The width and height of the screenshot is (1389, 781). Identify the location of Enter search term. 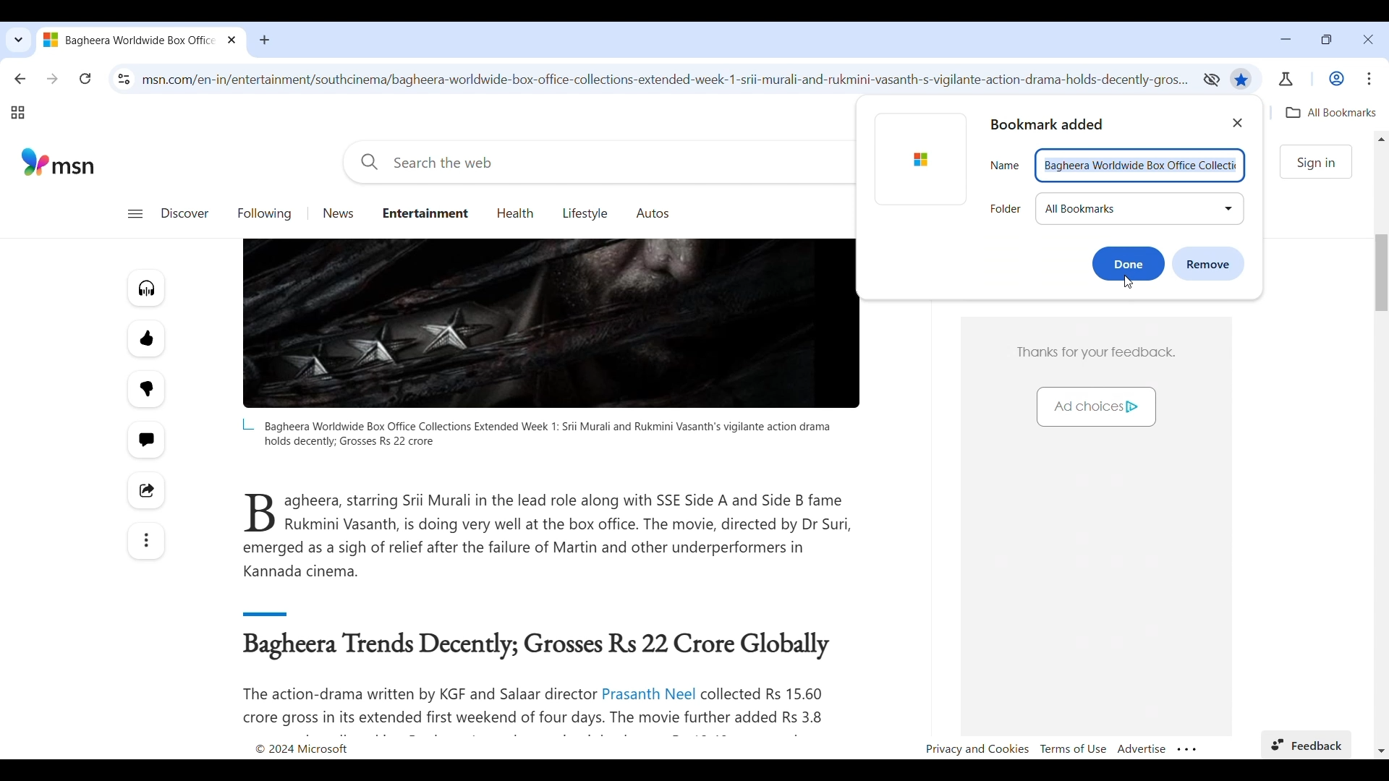
(597, 162).